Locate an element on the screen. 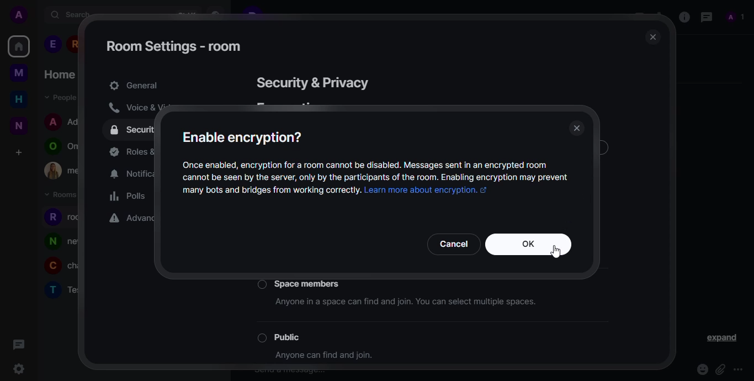 This screenshot has width=754, height=381. emoji is located at coordinates (702, 368).